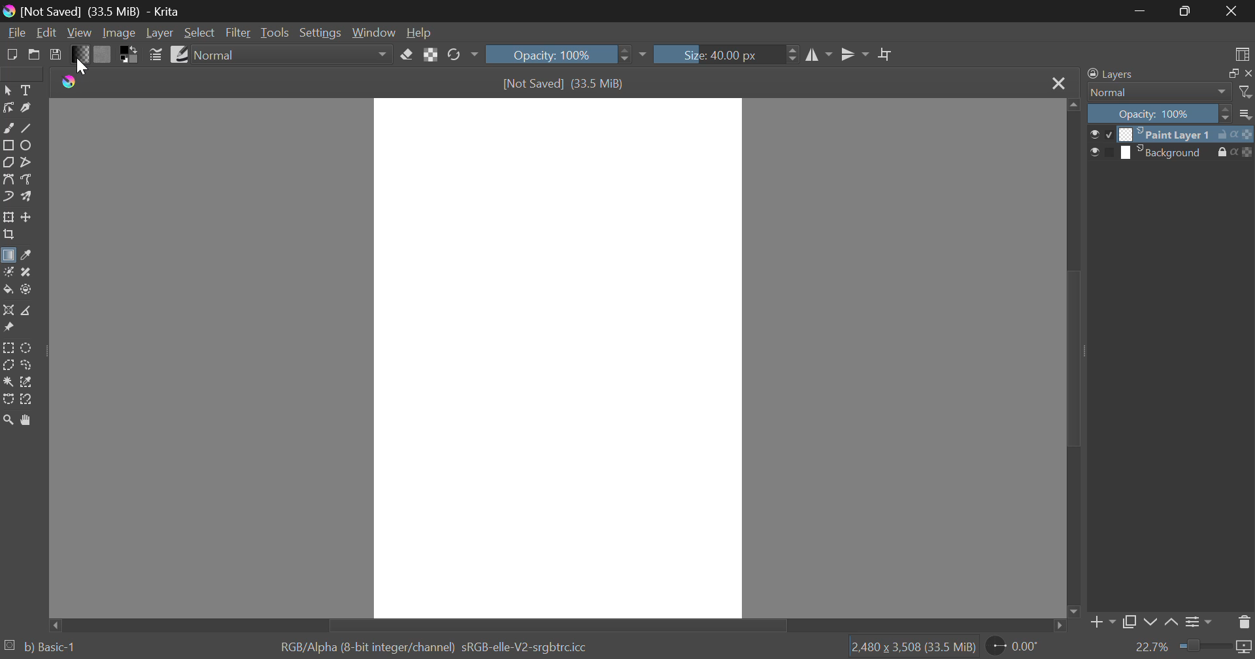 The height and width of the screenshot is (659, 1255). I want to click on Edit, so click(47, 33).